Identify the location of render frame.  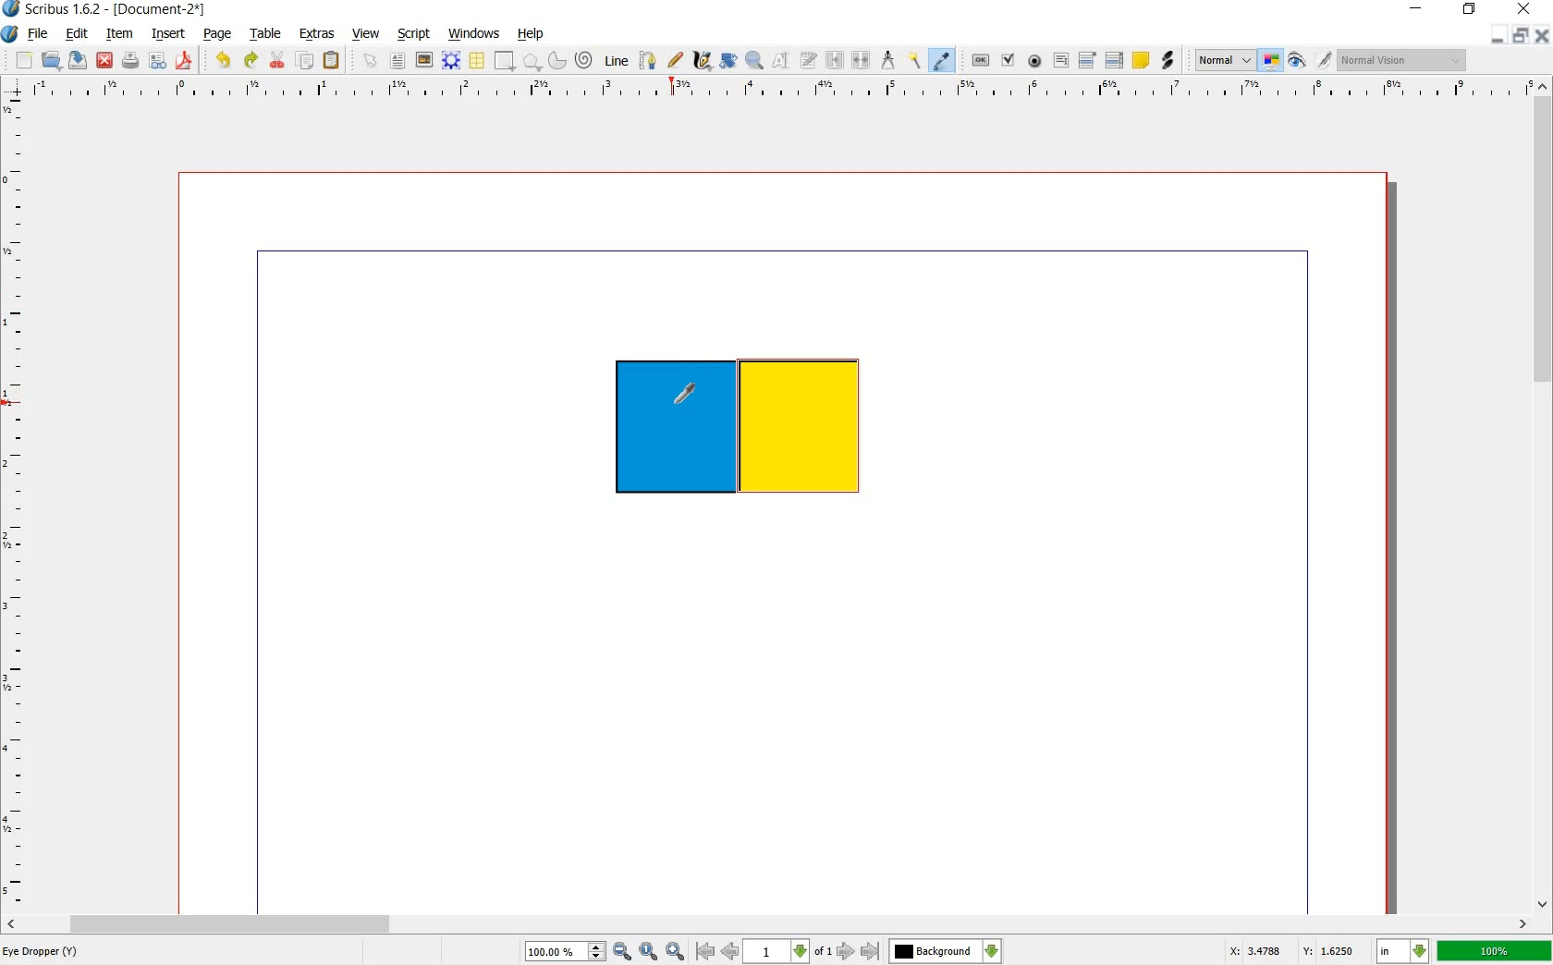
(451, 61).